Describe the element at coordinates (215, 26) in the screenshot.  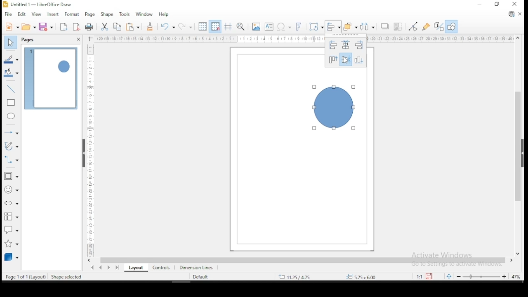
I see `snap to grids` at that location.